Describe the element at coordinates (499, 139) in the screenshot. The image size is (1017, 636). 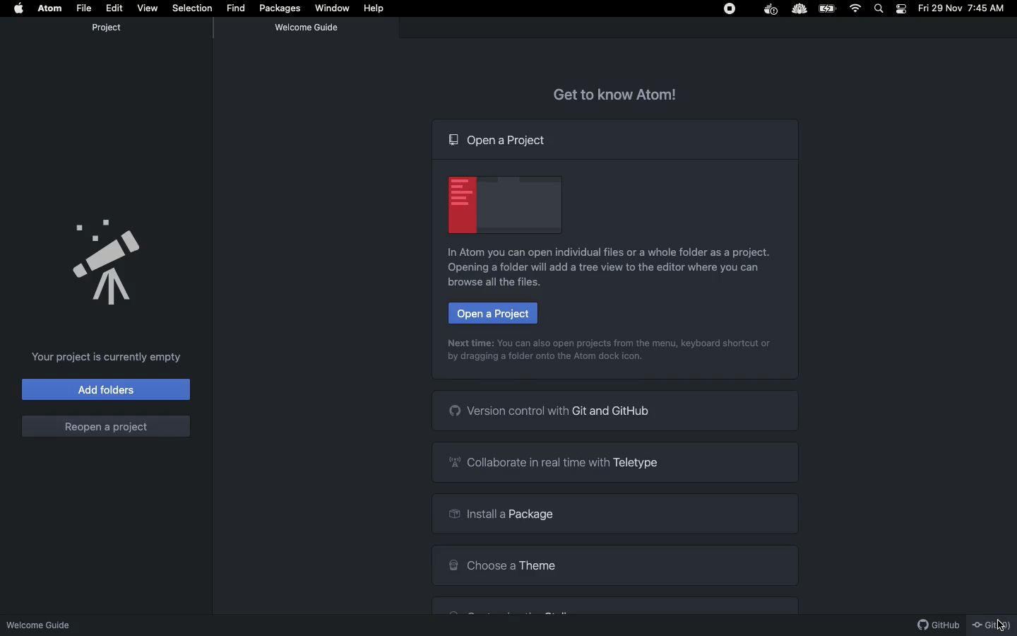
I see `Open a project` at that location.